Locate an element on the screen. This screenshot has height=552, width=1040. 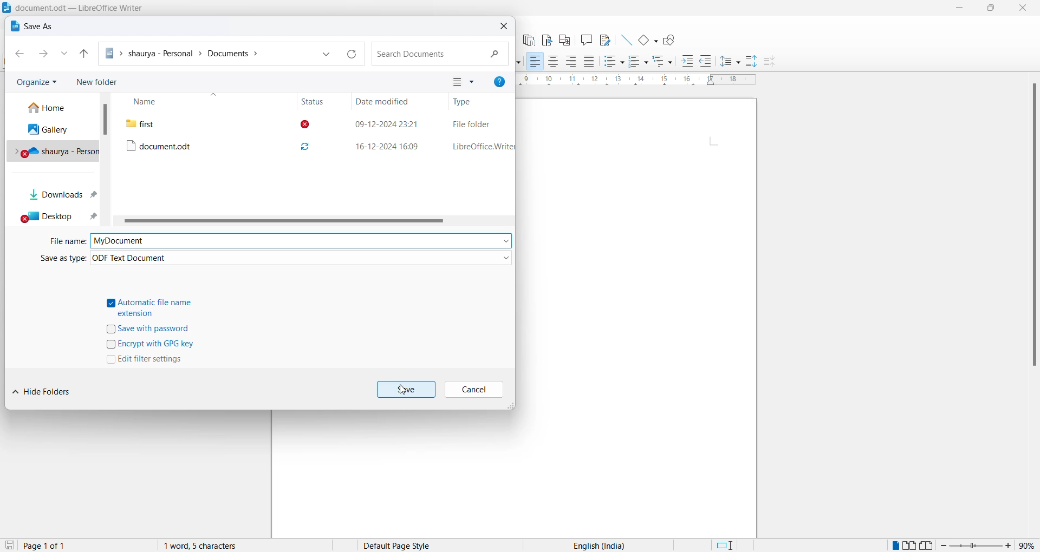
Book view is located at coordinates (928, 545).